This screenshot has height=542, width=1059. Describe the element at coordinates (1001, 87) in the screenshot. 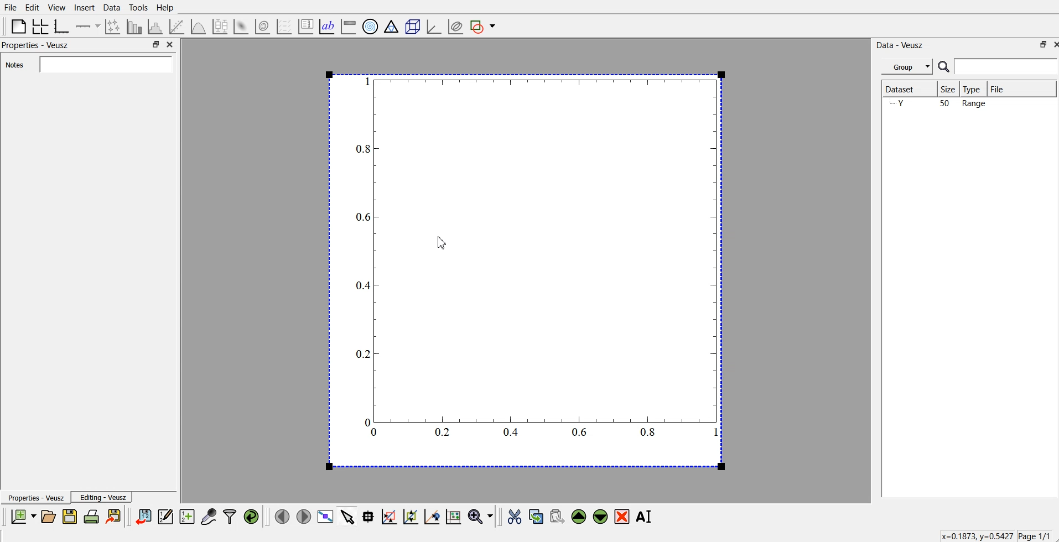

I see `File` at that location.